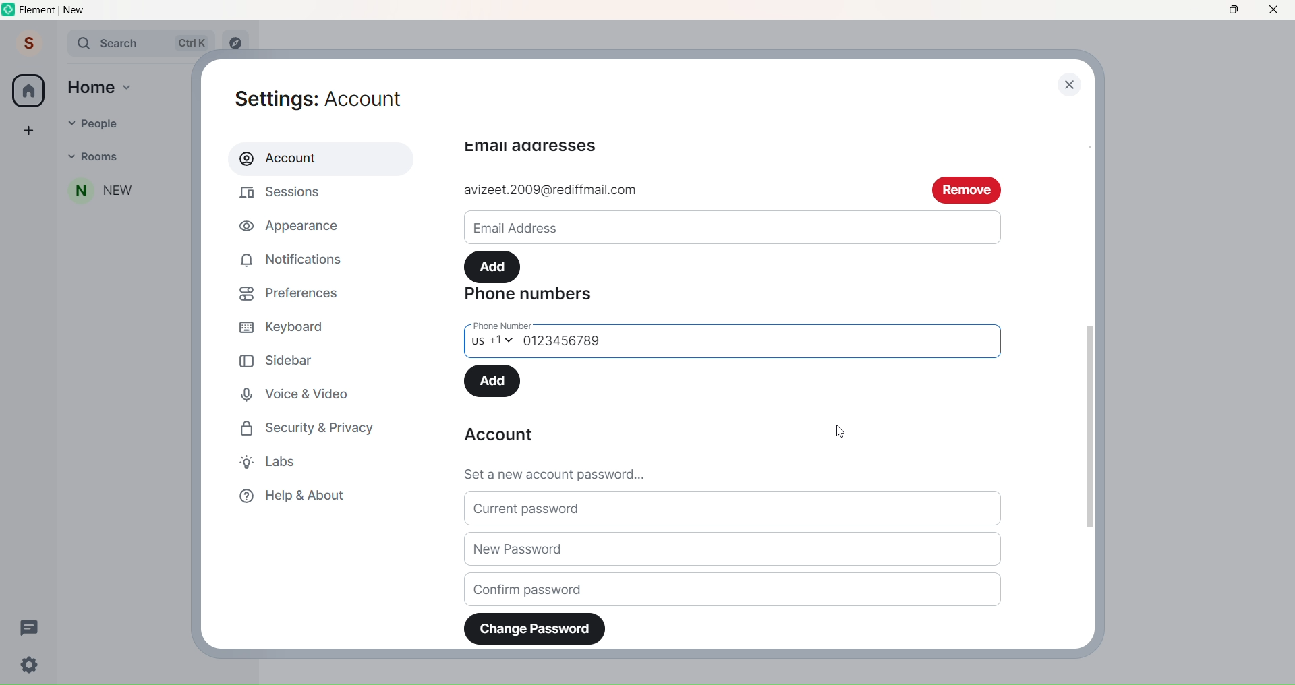 The height and width of the screenshot is (685, 1295). I want to click on Add, so click(494, 265).